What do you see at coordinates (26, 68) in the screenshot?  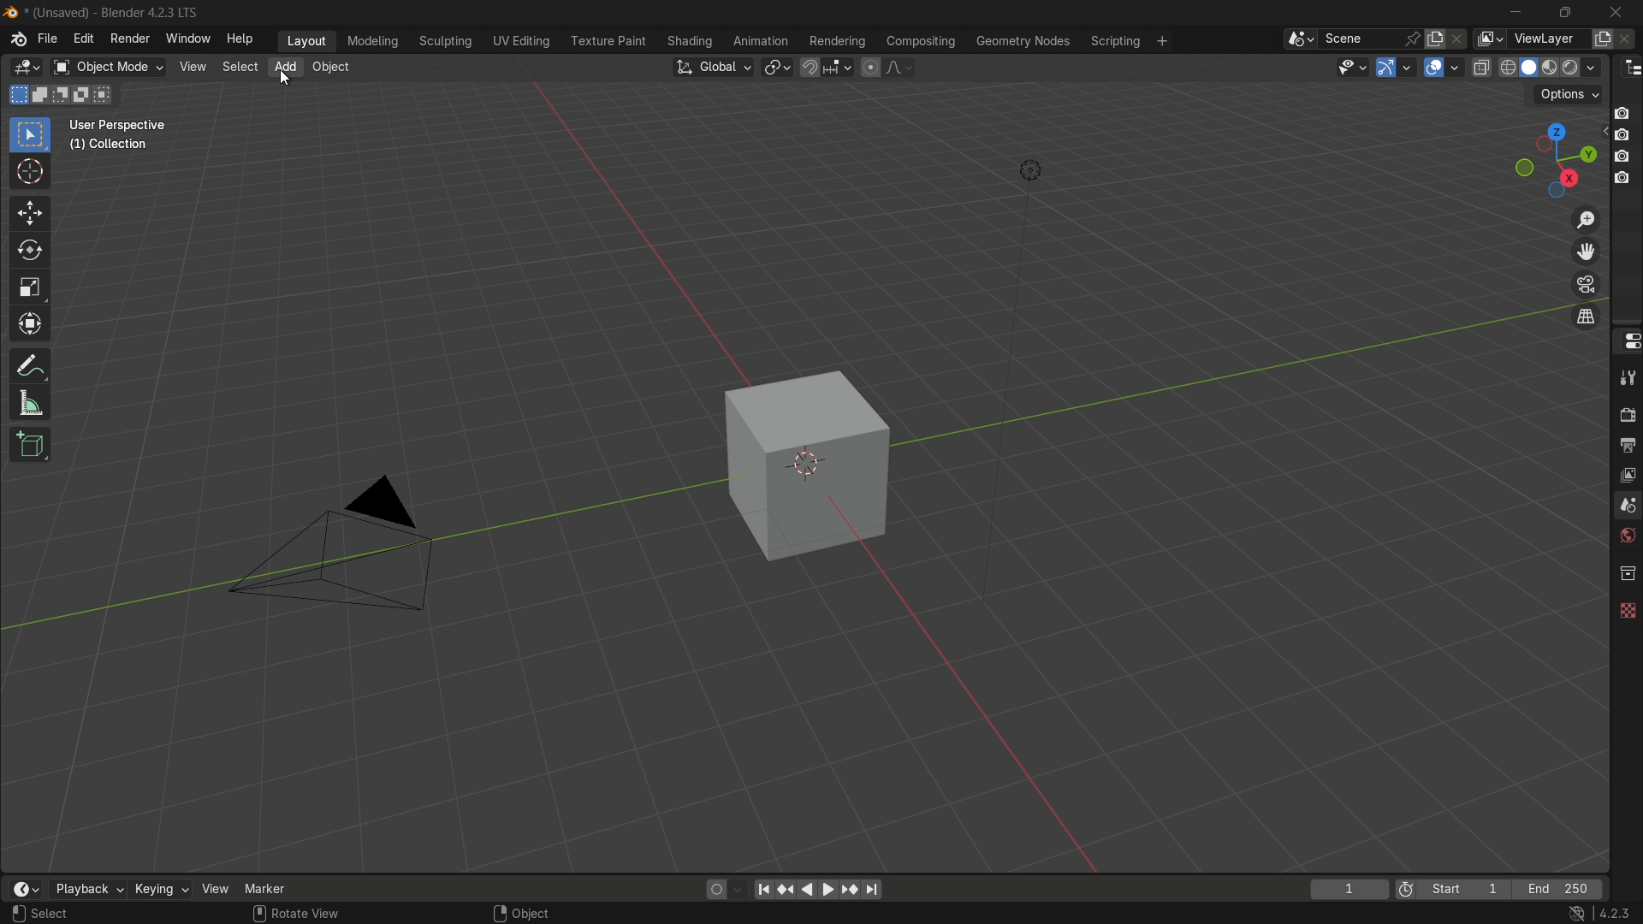 I see `3d viewport` at bounding box center [26, 68].